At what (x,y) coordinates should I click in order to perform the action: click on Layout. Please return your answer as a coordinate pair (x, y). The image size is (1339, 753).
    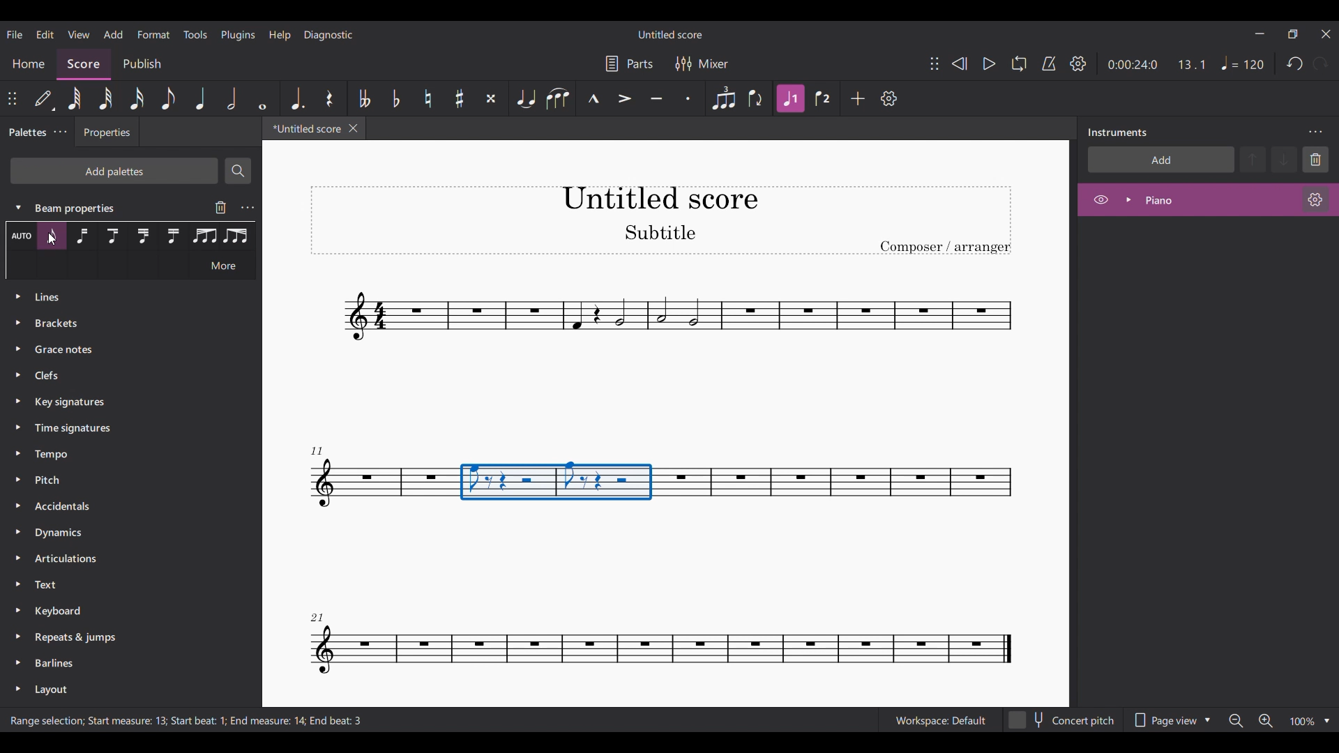
    Looking at the image, I should click on (120, 692).